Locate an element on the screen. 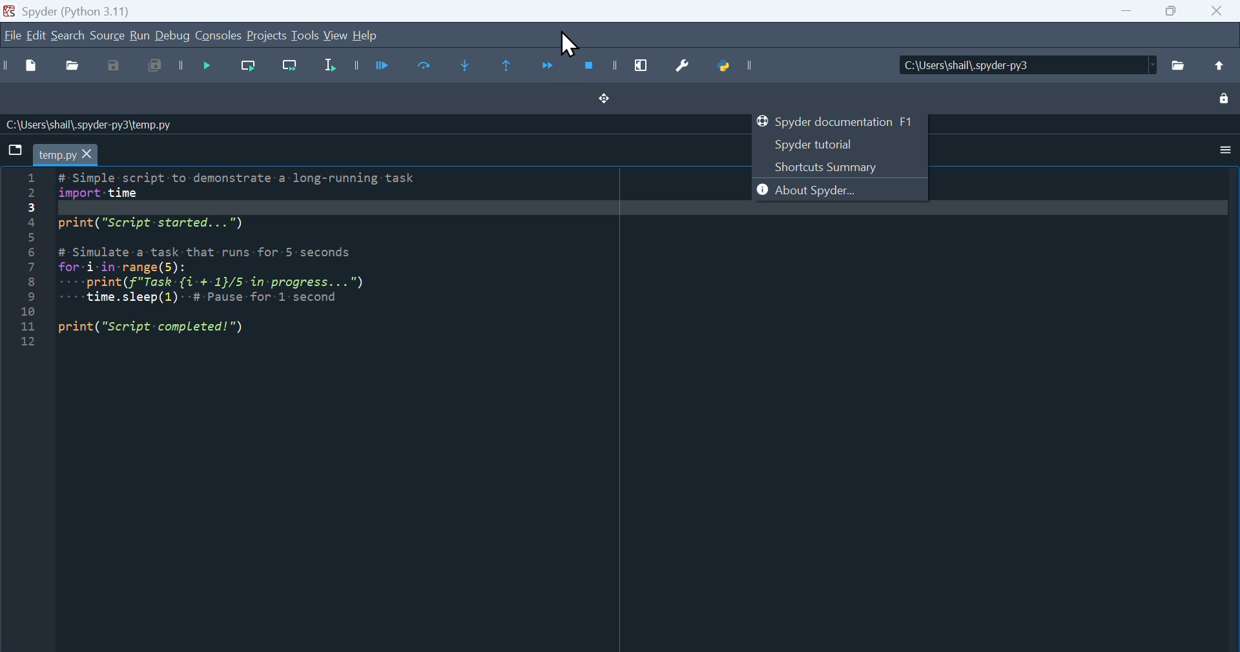 This screenshot has height=652, width=1240. Debug is located at coordinates (174, 38).